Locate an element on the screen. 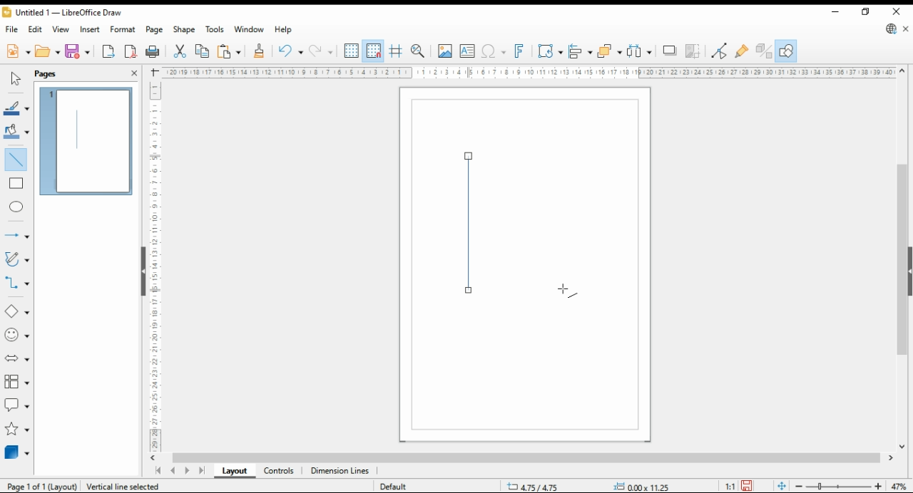 Image resolution: width=913 pixels, height=493 pixels. page 1 is located at coordinates (88, 139).